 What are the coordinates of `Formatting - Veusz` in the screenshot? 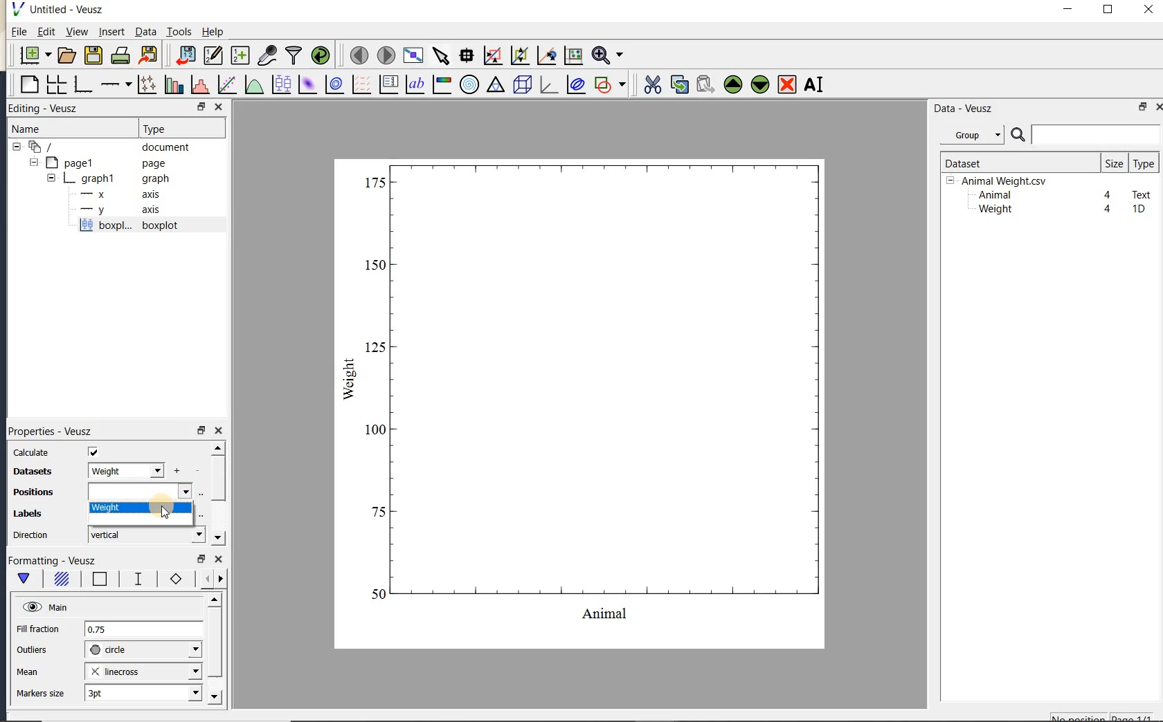 It's located at (55, 561).